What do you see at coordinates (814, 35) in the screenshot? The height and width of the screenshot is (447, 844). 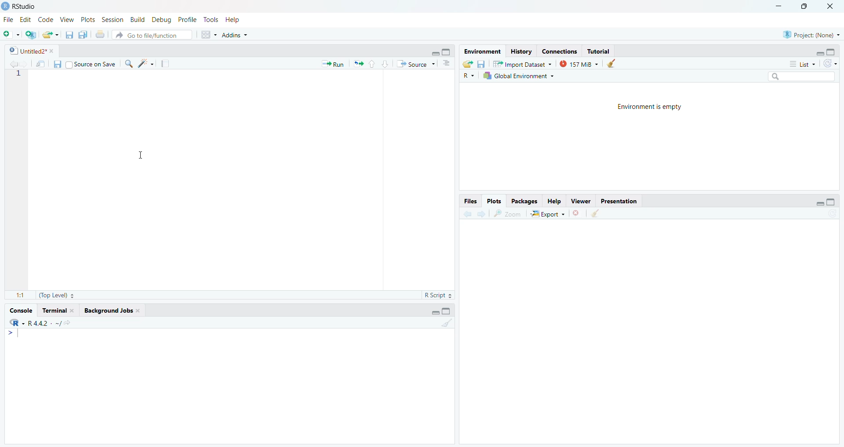 I see `Project(None)` at bounding box center [814, 35].